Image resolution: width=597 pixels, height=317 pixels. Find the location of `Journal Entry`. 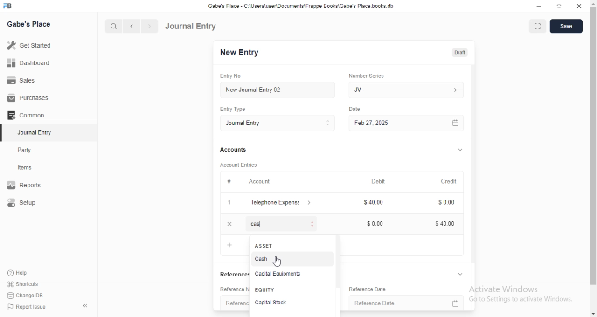

Journal Entry is located at coordinates (33, 132).